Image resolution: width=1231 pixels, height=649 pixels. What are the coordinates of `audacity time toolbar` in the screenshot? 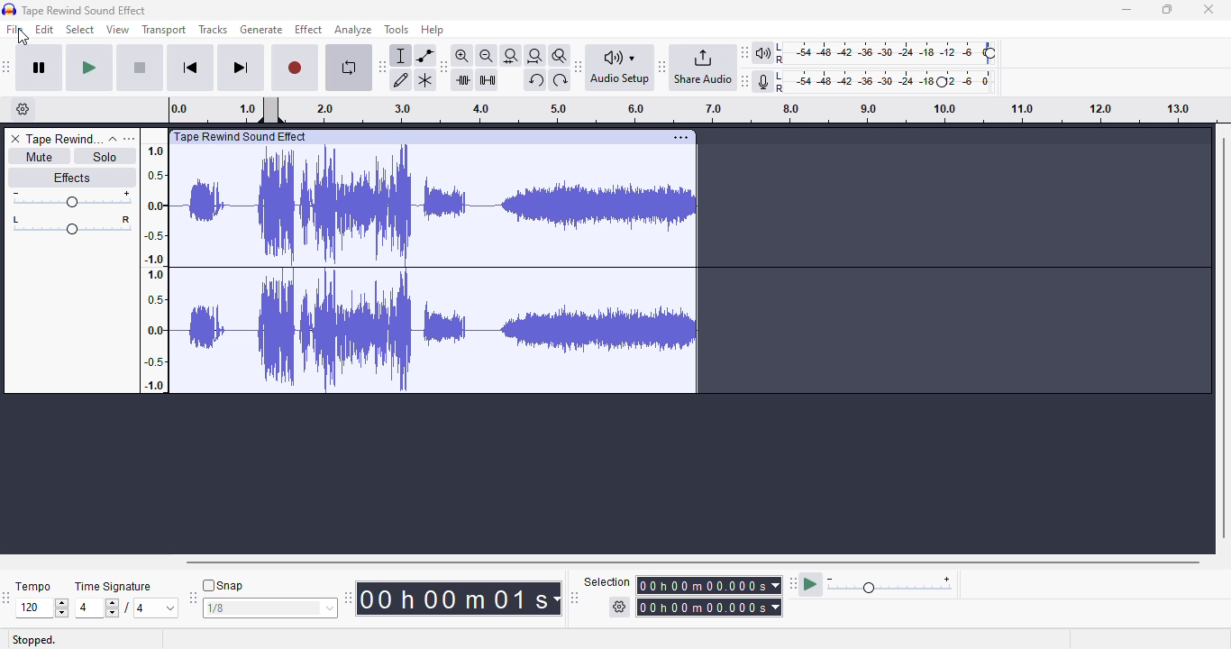 It's located at (454, 599).